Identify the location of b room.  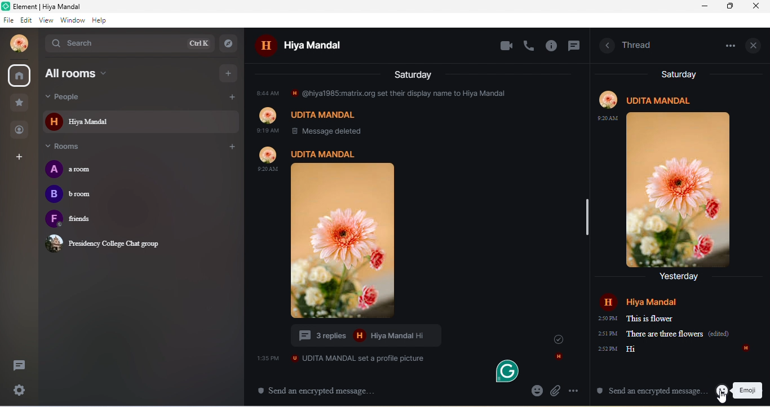
(76, 194).